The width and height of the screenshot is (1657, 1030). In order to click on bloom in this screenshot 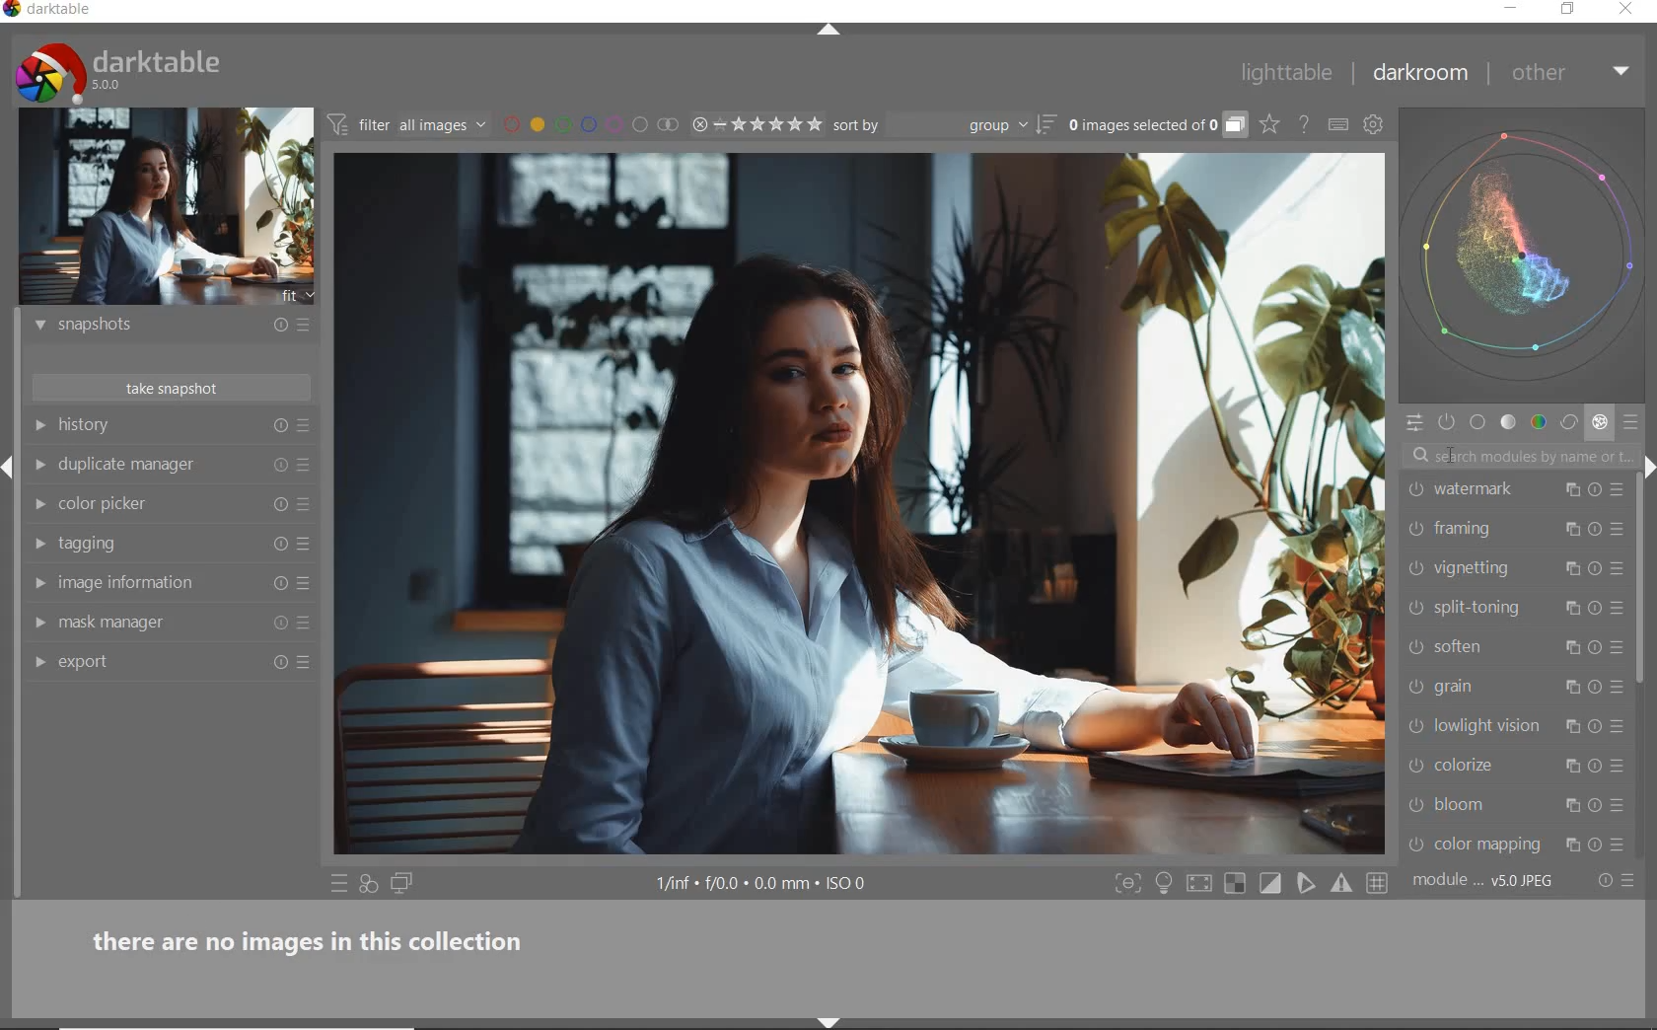, I will do `click(1486, 804)`.